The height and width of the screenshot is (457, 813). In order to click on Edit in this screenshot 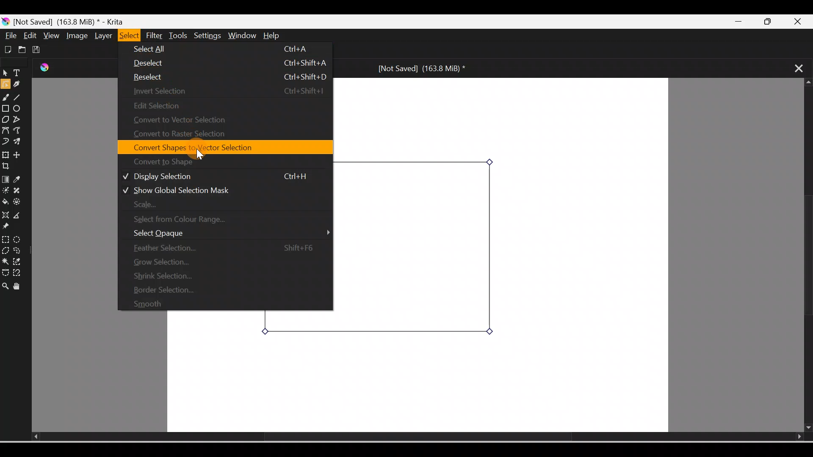, I will do `click(31, 36)`.